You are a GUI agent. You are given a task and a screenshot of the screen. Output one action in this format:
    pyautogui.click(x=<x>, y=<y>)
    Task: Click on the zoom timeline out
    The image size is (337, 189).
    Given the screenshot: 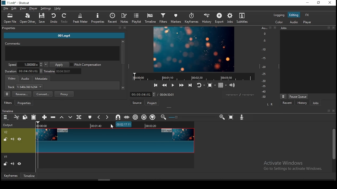 What is the action you would take?
    pyautogui.click(x=163, y=117)
    